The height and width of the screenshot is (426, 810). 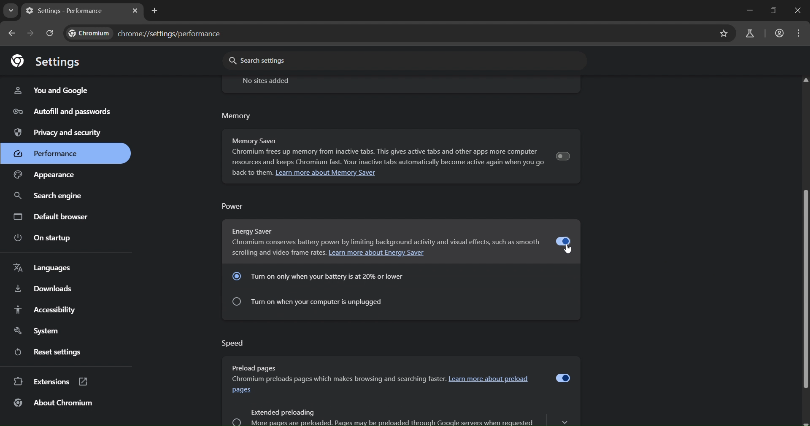 What do you see at coordinates (316, 304) in the screenshot?
I see `turn on when your computer is unpugged` at bounding box center [316, 304].